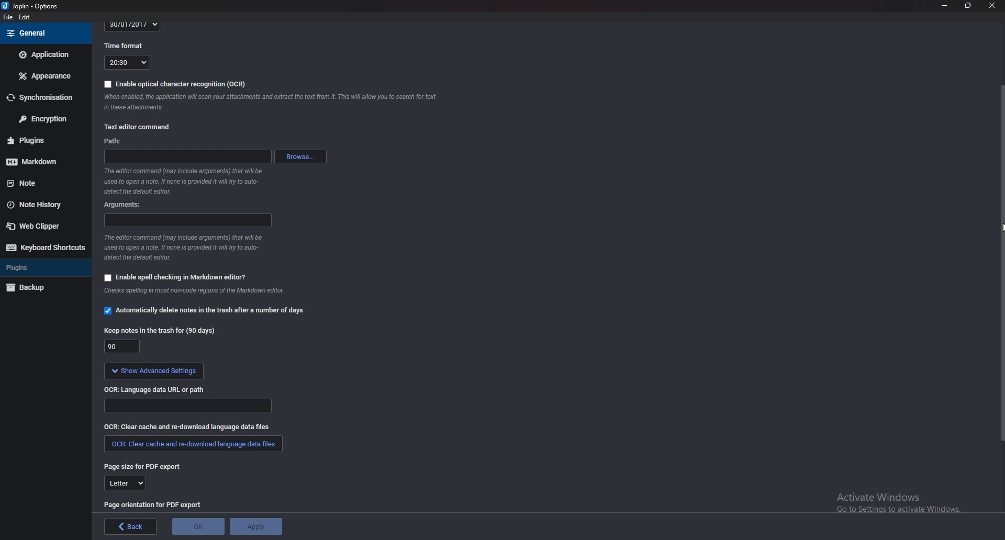  I want to click on page size for pdf export, so click(146, 467).